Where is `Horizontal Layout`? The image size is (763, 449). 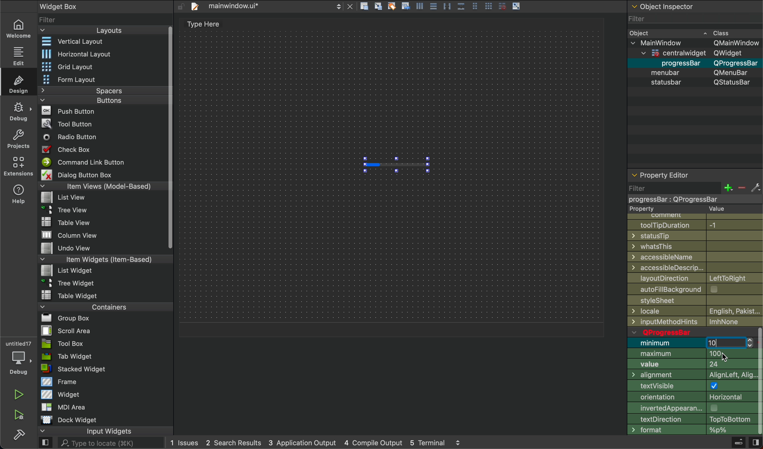 Horizontal Layout is located at coordinates (98, 54).